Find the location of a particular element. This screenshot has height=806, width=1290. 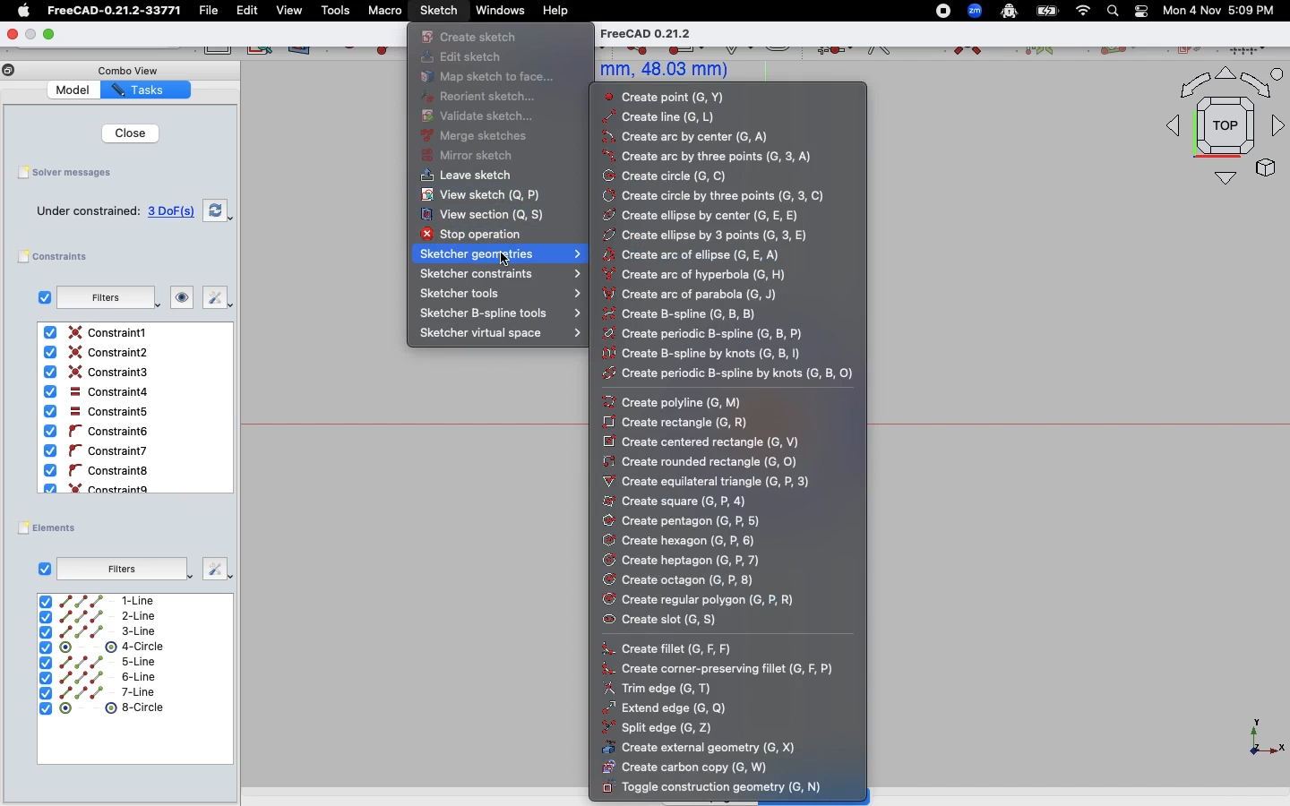

Create B-spline (G, B, B) is located at coordinates (703, 314).